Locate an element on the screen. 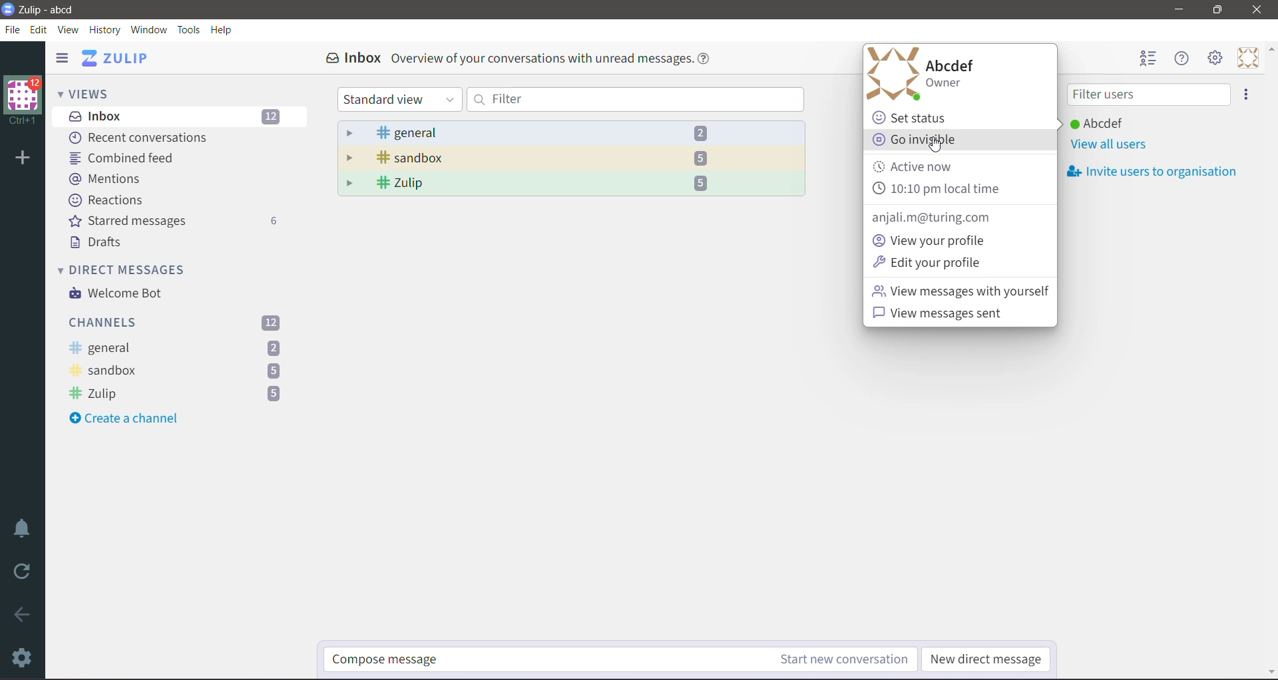  Create a channel is located at coordinates (129, 420).